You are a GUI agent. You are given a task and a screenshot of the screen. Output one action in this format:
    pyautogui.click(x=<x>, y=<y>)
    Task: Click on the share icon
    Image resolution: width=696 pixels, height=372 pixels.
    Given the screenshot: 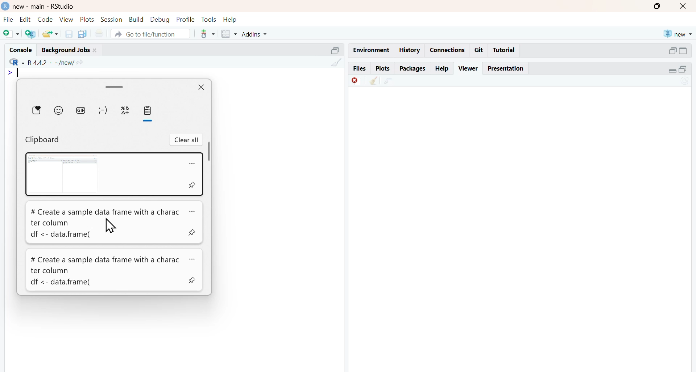 What is the action you would take?
    pyautogui.click(x=80, y=63)
    